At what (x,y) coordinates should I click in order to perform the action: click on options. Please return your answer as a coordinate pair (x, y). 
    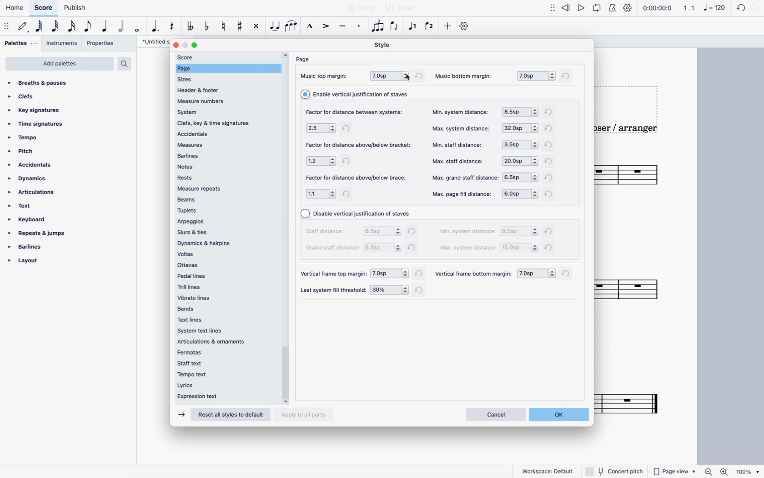
    Looking at the image, I should click on (519, 129).